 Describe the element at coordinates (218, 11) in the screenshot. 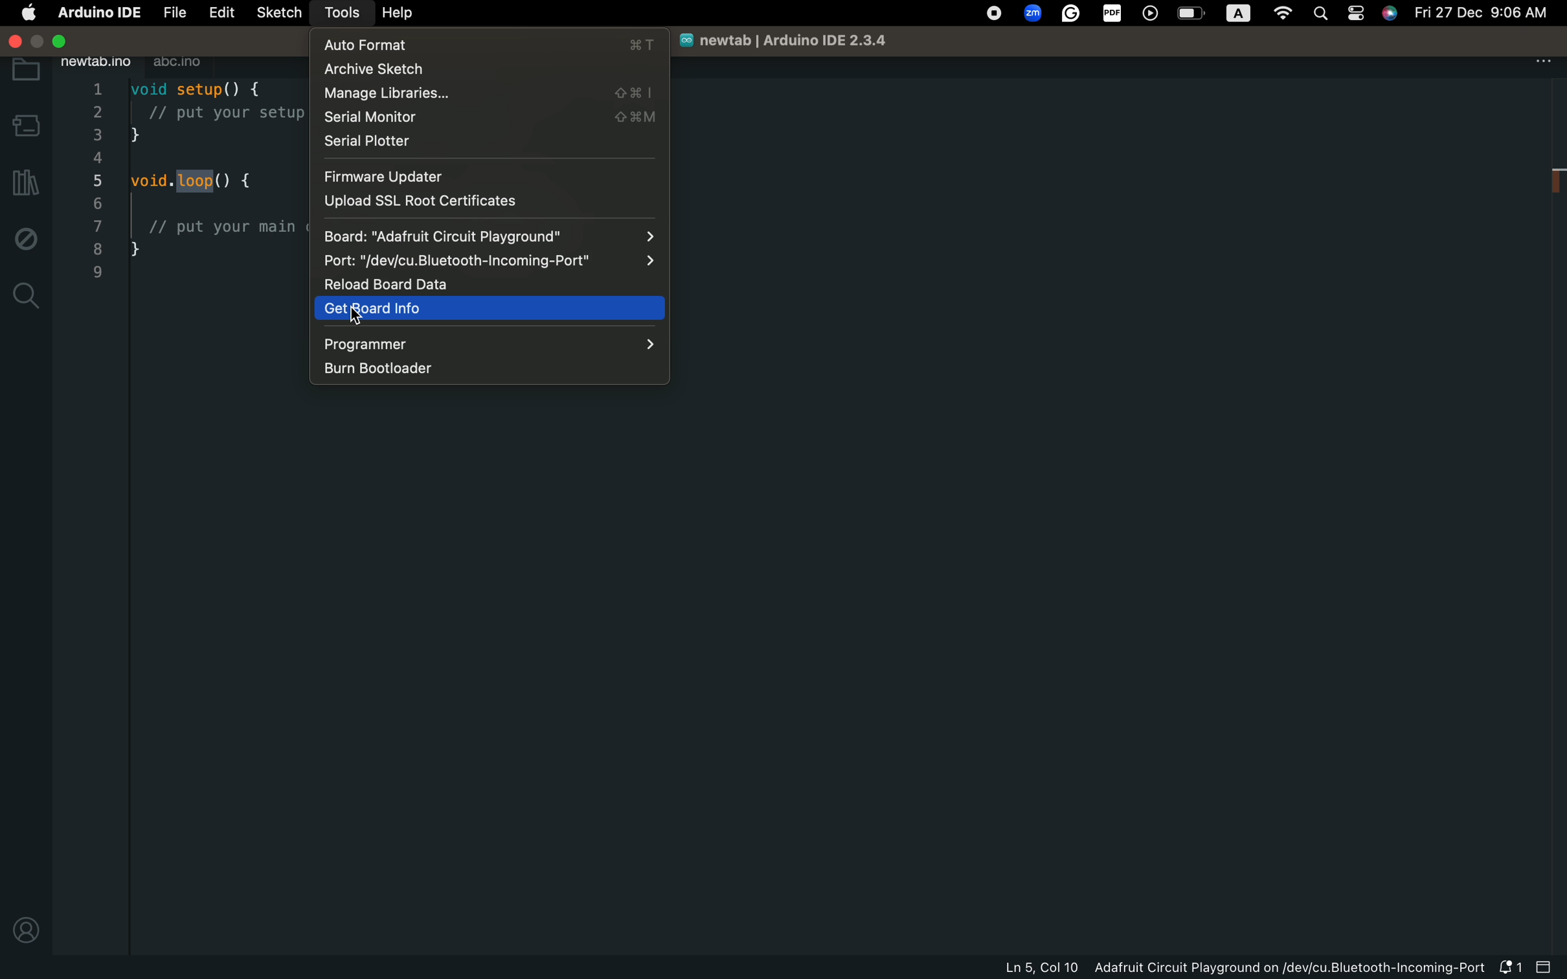

I see `edit` at that location.